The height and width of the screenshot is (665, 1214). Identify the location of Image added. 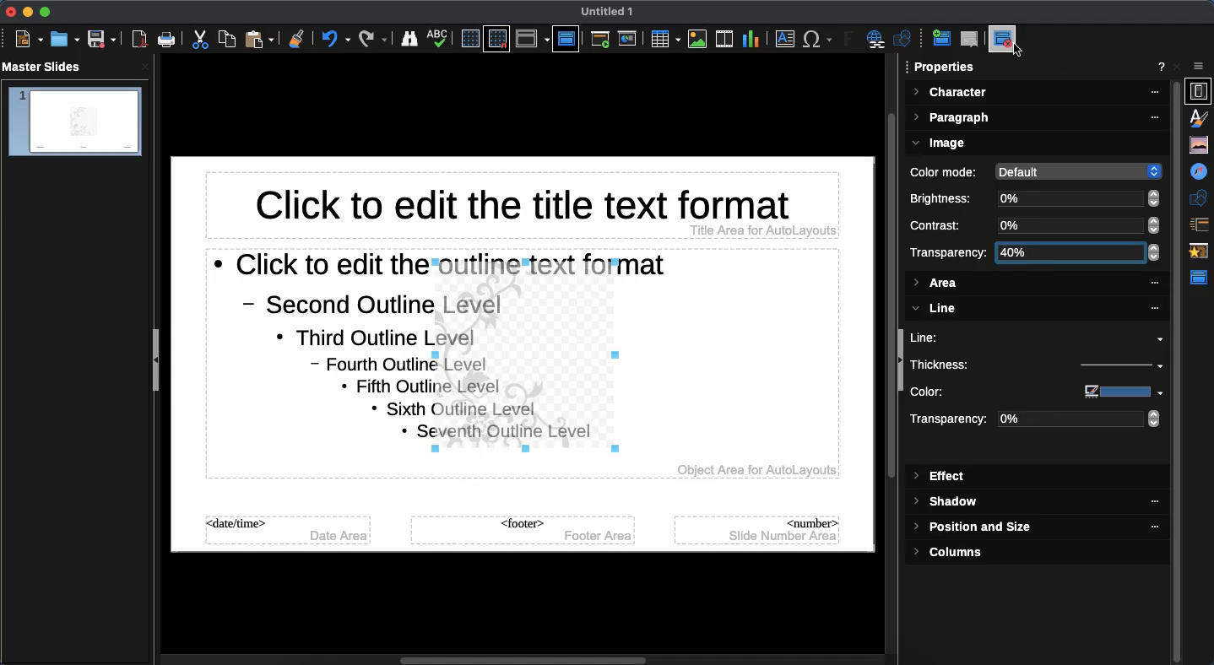
(530, 361).